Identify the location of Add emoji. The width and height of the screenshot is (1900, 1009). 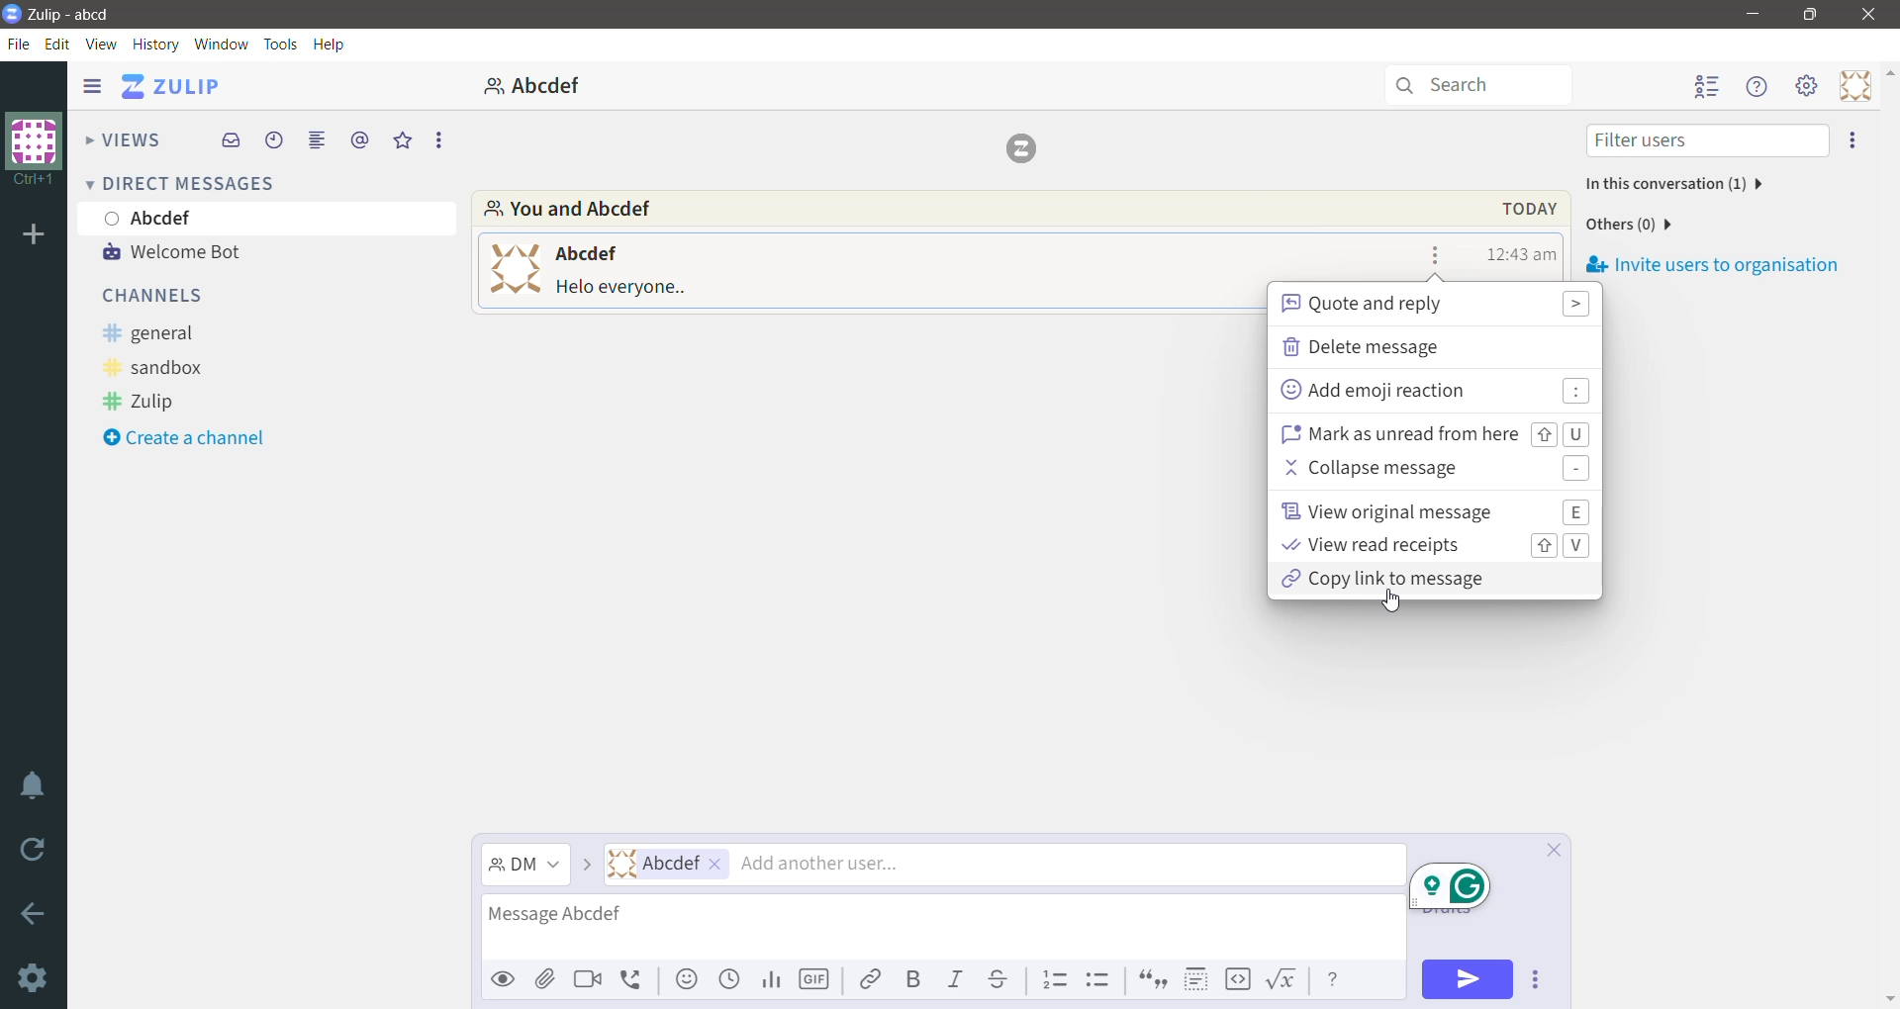
(688, 978).